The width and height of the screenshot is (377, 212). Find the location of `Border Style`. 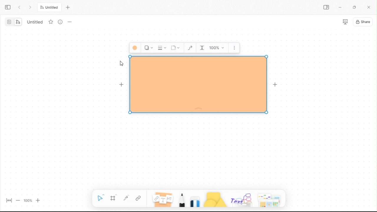

Border Style is located at coordinates (161, 48).